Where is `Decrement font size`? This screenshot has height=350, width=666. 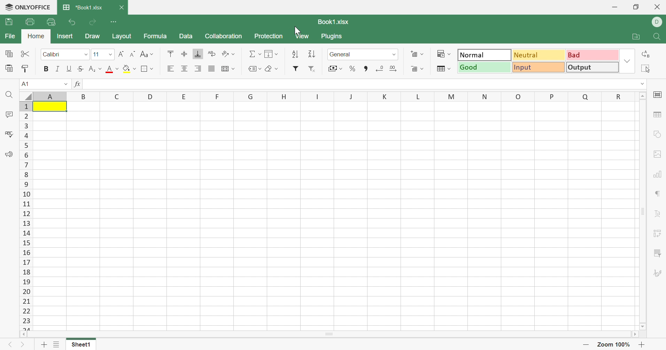
Decrement font size is located at coordinates (132, 53).